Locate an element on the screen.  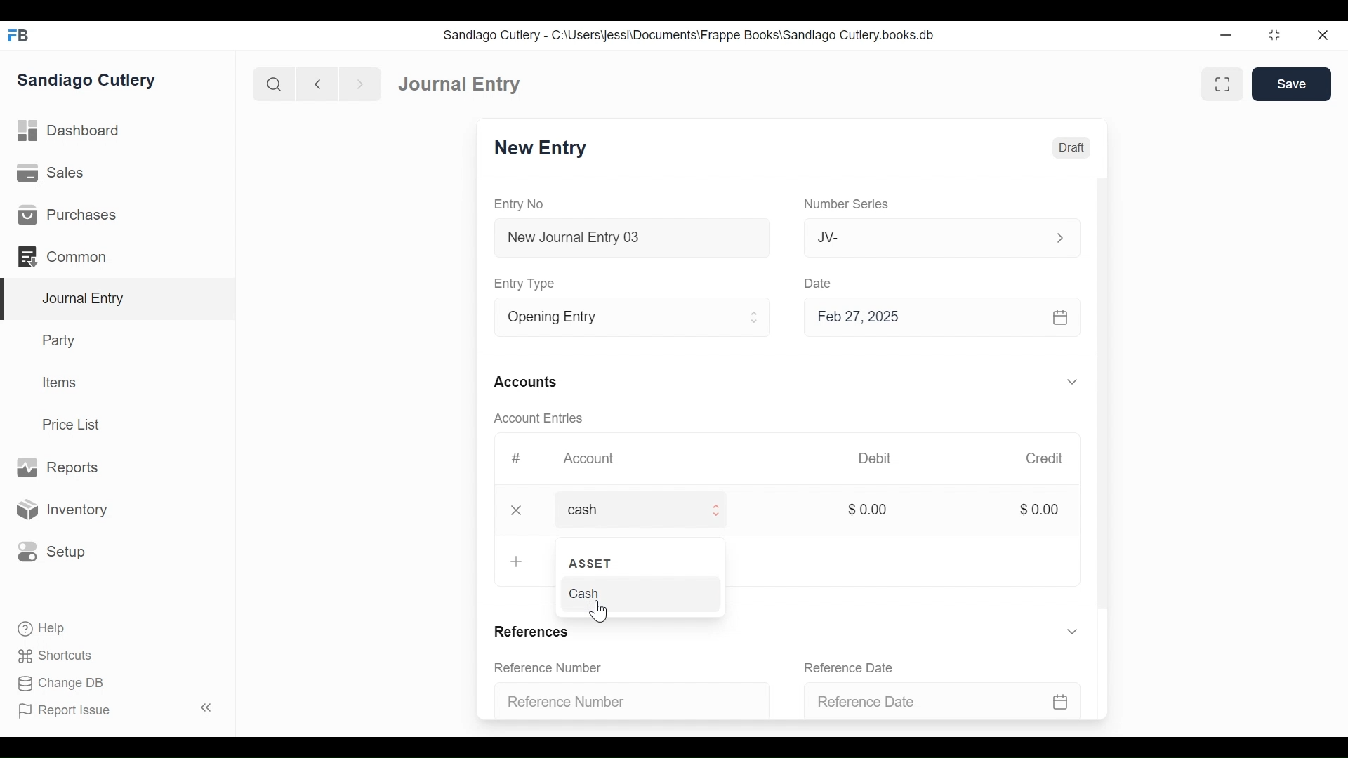
Inventory is located at coordinates (60, 509).